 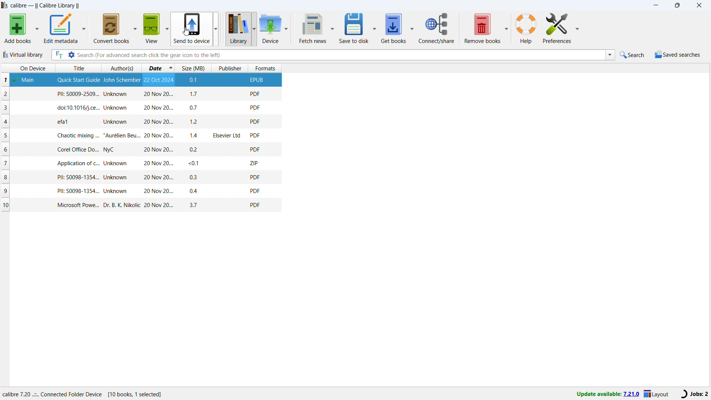 What do you see at coordinates (412, 28) in the screenshot?
I see `get books options` at bounding box center [412, 28].